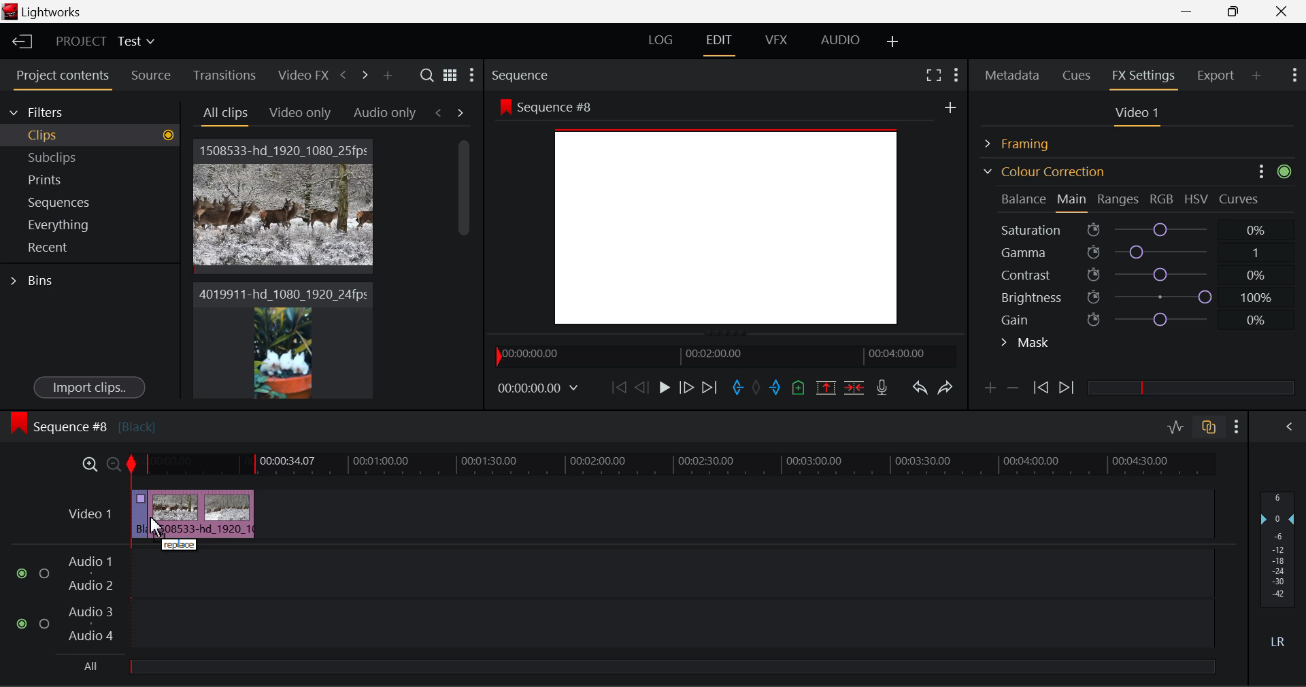 This screenshot has height=687, width=1306. What do you see at coordinates (82, 424) in the screenshot?
I see `Sequence #8` at bounding box center [82, 424].